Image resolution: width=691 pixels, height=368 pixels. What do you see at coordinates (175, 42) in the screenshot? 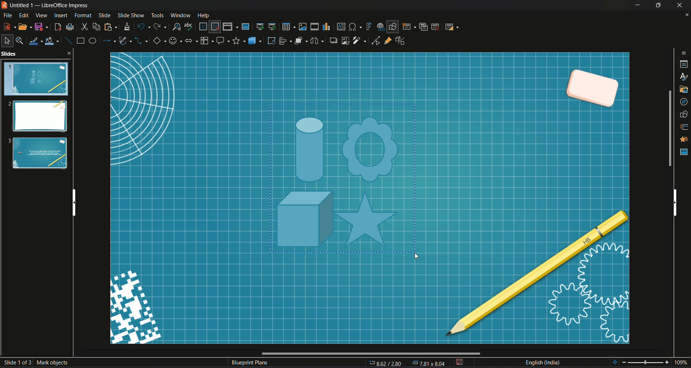
I see `symbol shape` at bounding box center [175, 42].